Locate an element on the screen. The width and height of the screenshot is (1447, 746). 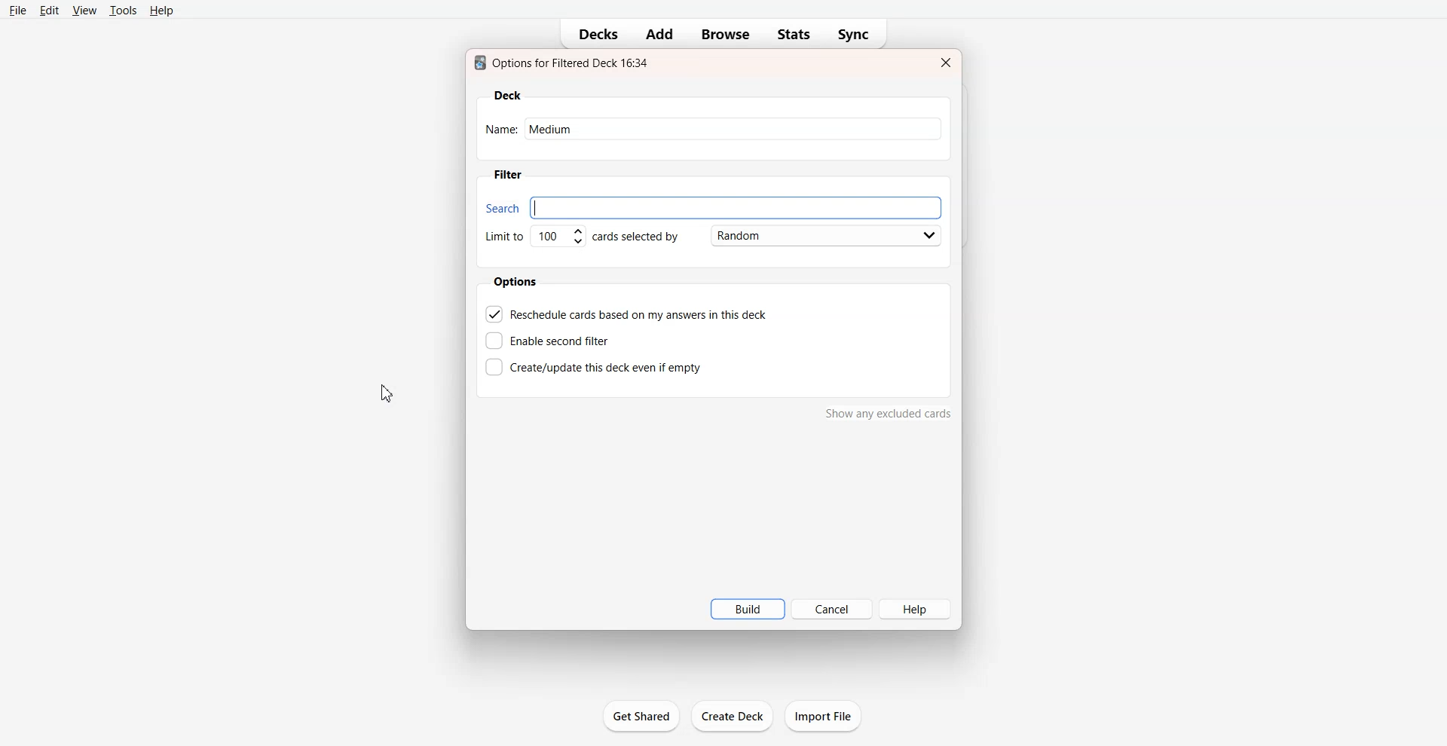
Close is located at coordinates (944, 63).